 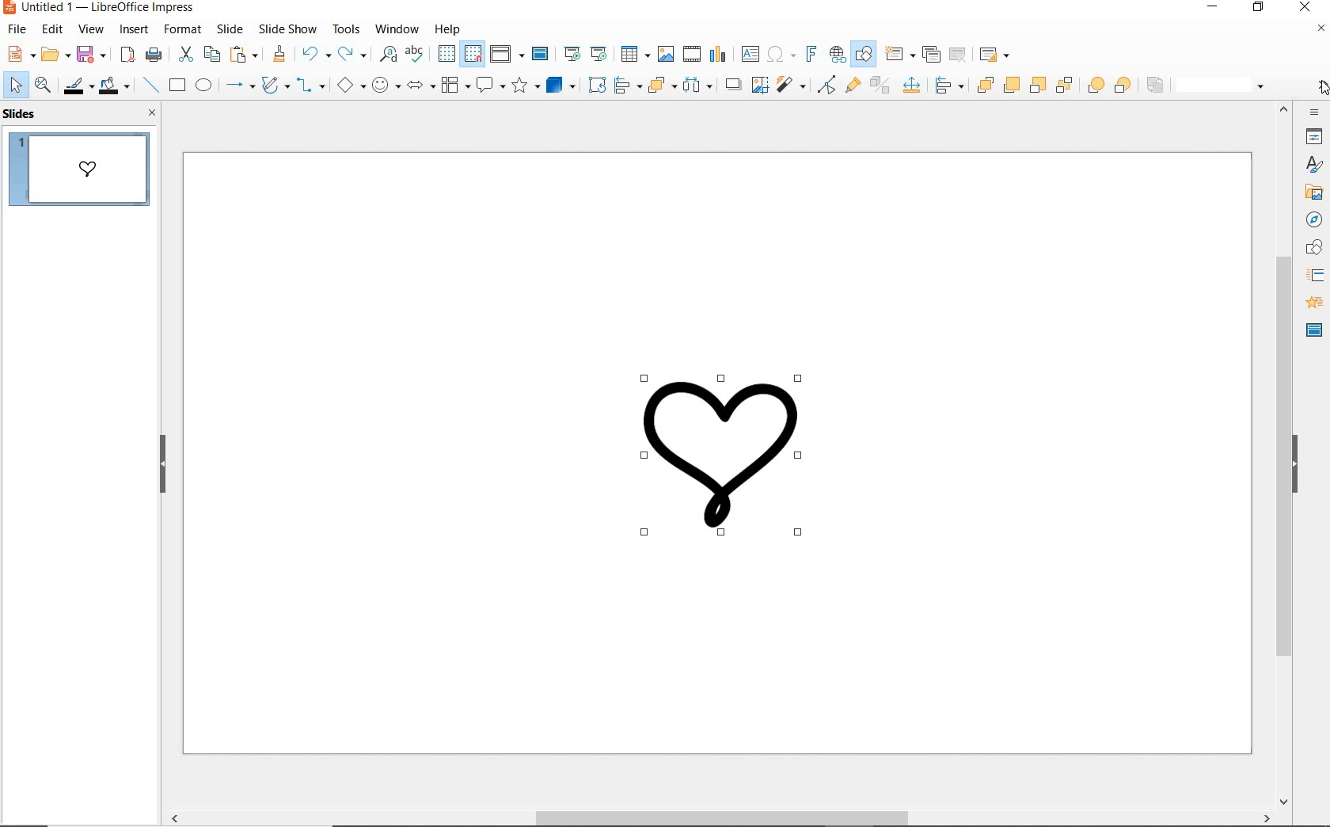 What do you see at coordinates (1282, 456) in the screenshot?
I see `SCROLLBAR` at bounding box center [1282, 456].